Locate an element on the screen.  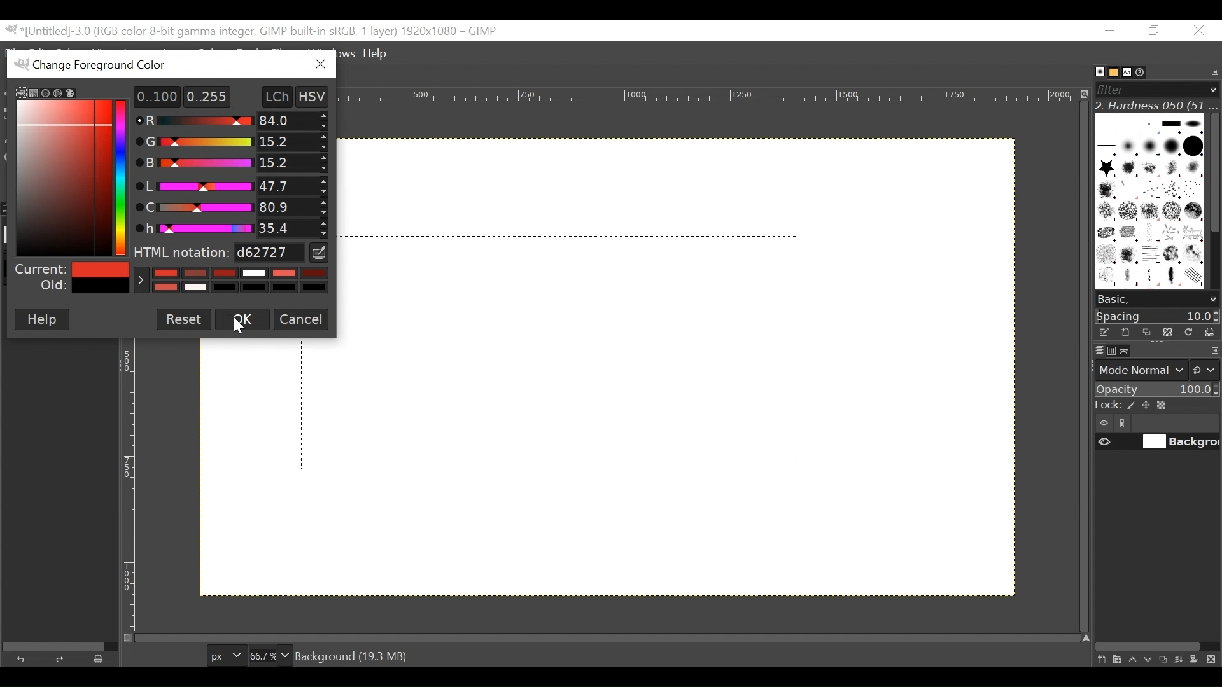
Brushes is located at coordinates (1093, 72).